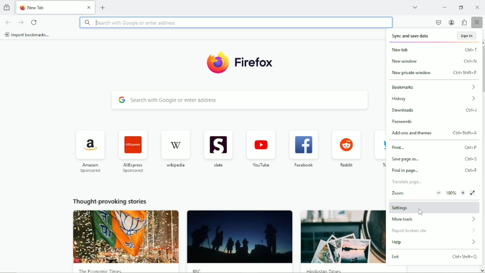  What do you see at coordinates (302, 149) in the screenshot?
I see `facebook` at bounding box center [302, 149].